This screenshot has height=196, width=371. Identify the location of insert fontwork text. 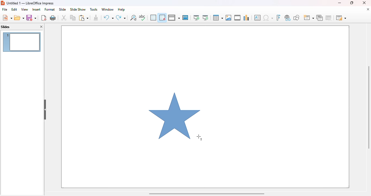
(278, 17).